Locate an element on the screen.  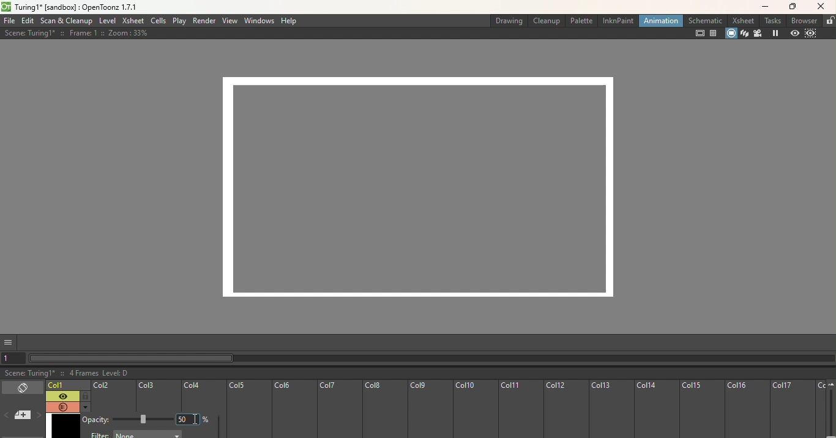
3d View is located at coordinates (744, 33).